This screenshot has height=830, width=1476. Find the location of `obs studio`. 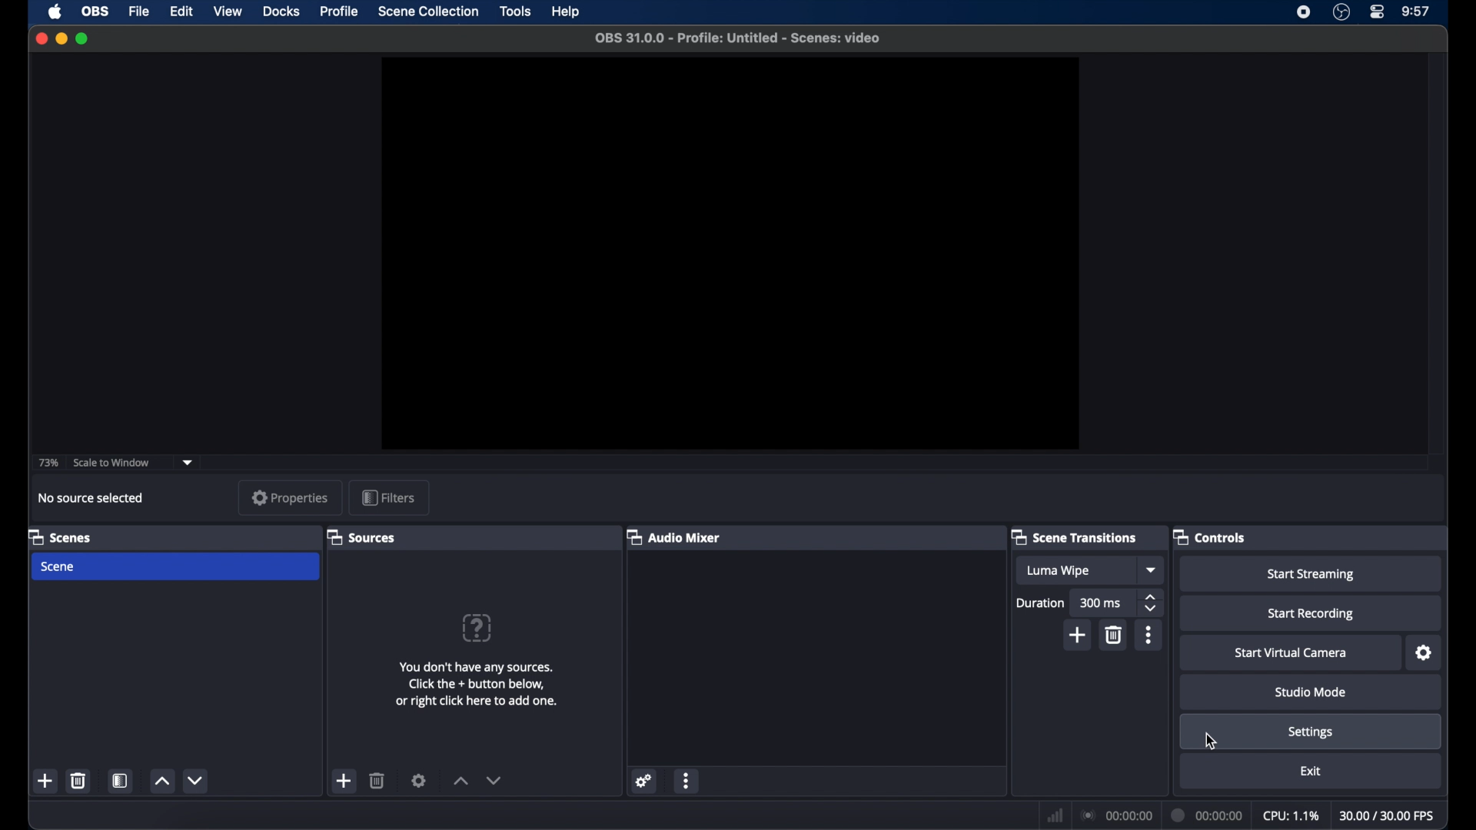

obs studio is located at coordinates (1341, 12).